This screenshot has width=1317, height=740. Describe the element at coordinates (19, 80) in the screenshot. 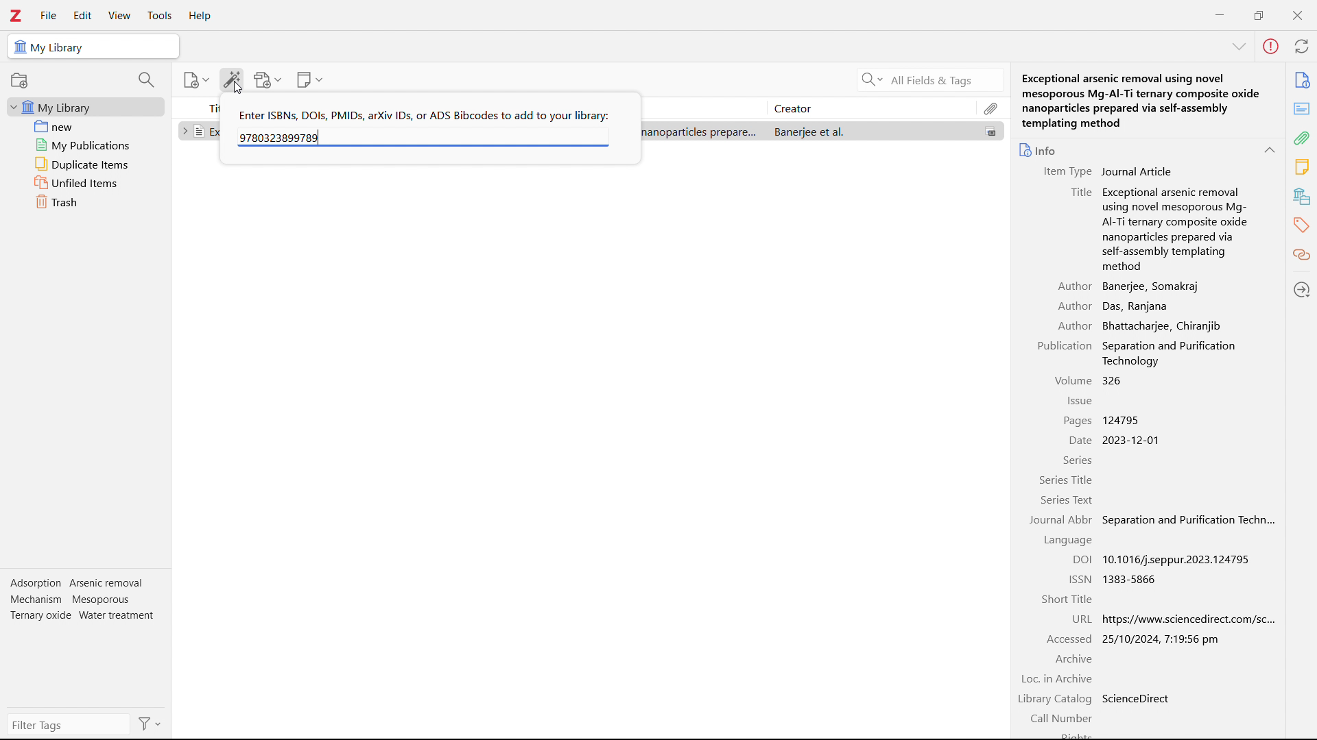

I see `new collection` at that location.